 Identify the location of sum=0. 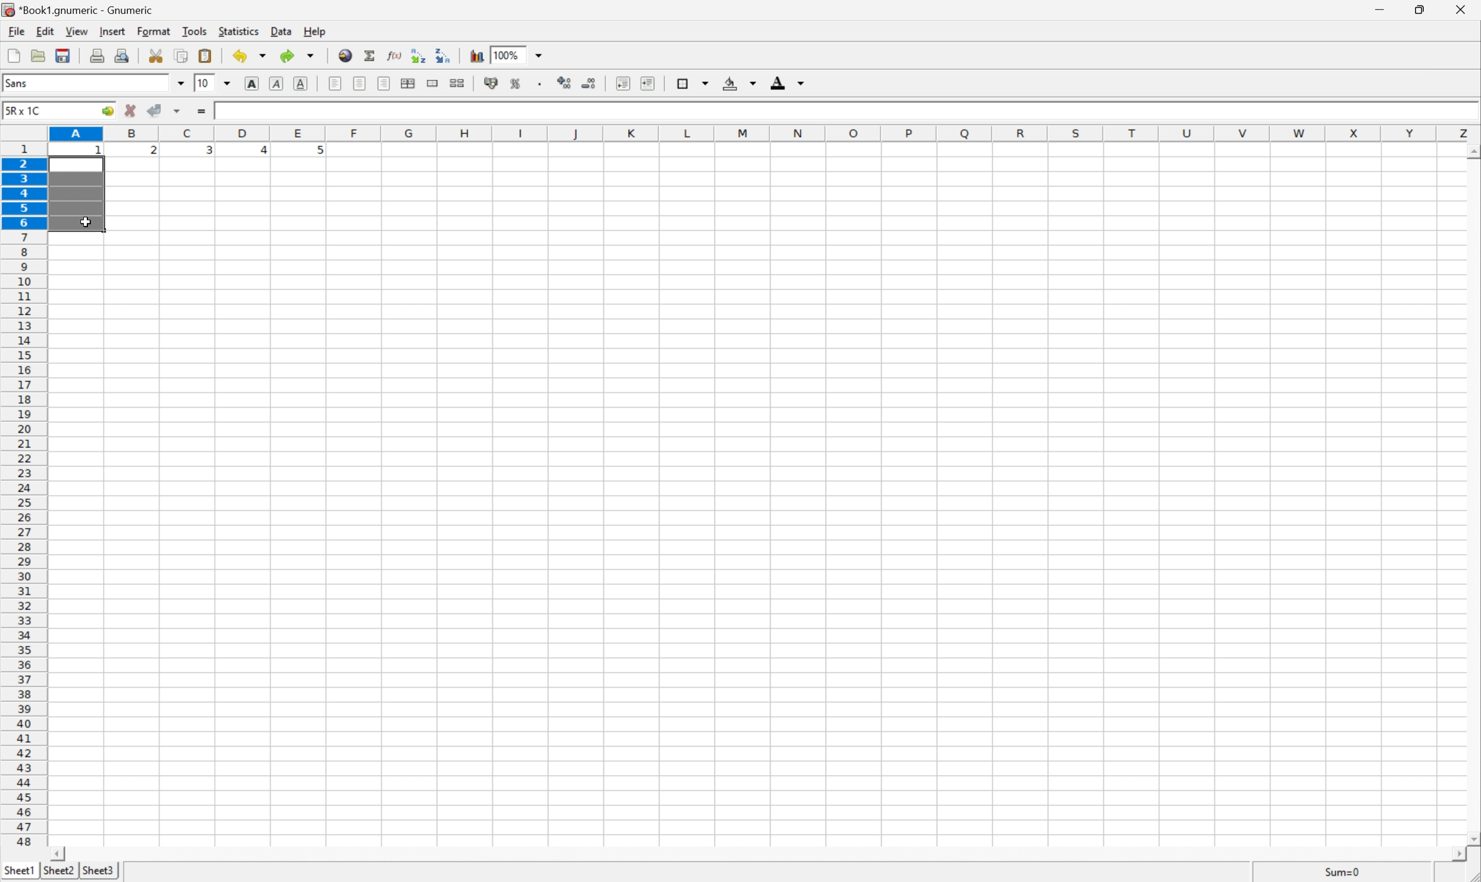
(1333, 871).